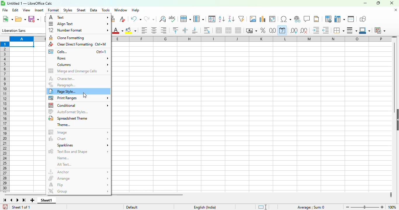 This screenshot has height=210, width=399. Describe the element at coordinates (54, 10) in the screenshot. I see `format` at that location.